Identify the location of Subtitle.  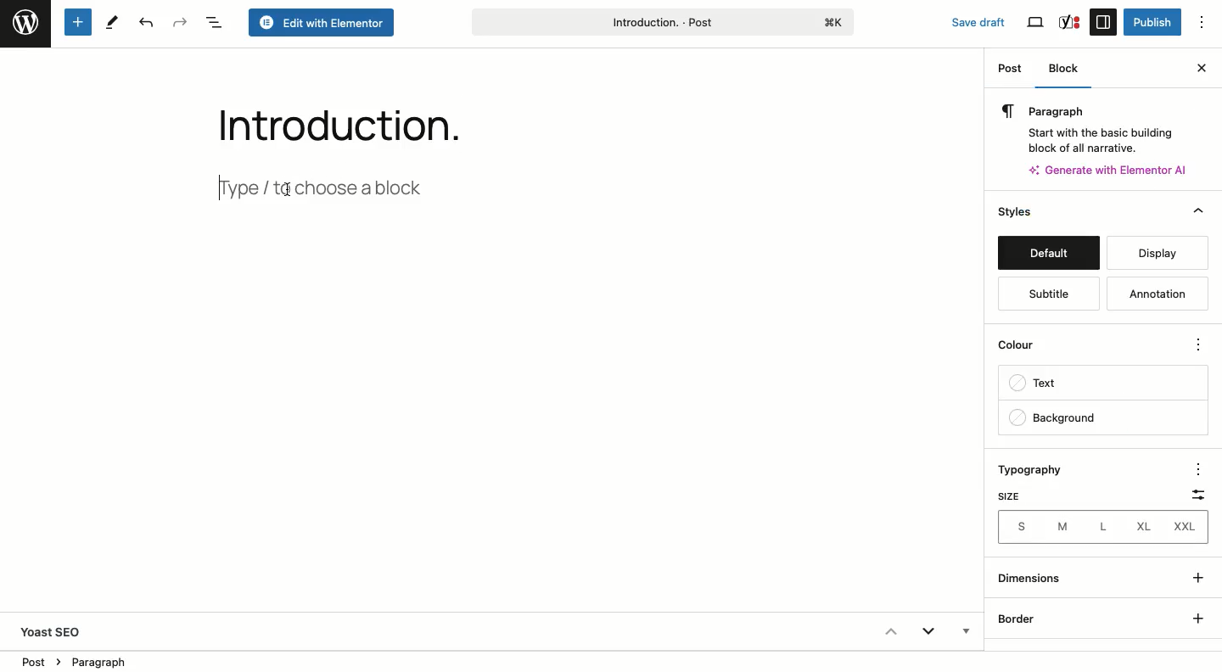
(1045, 294).